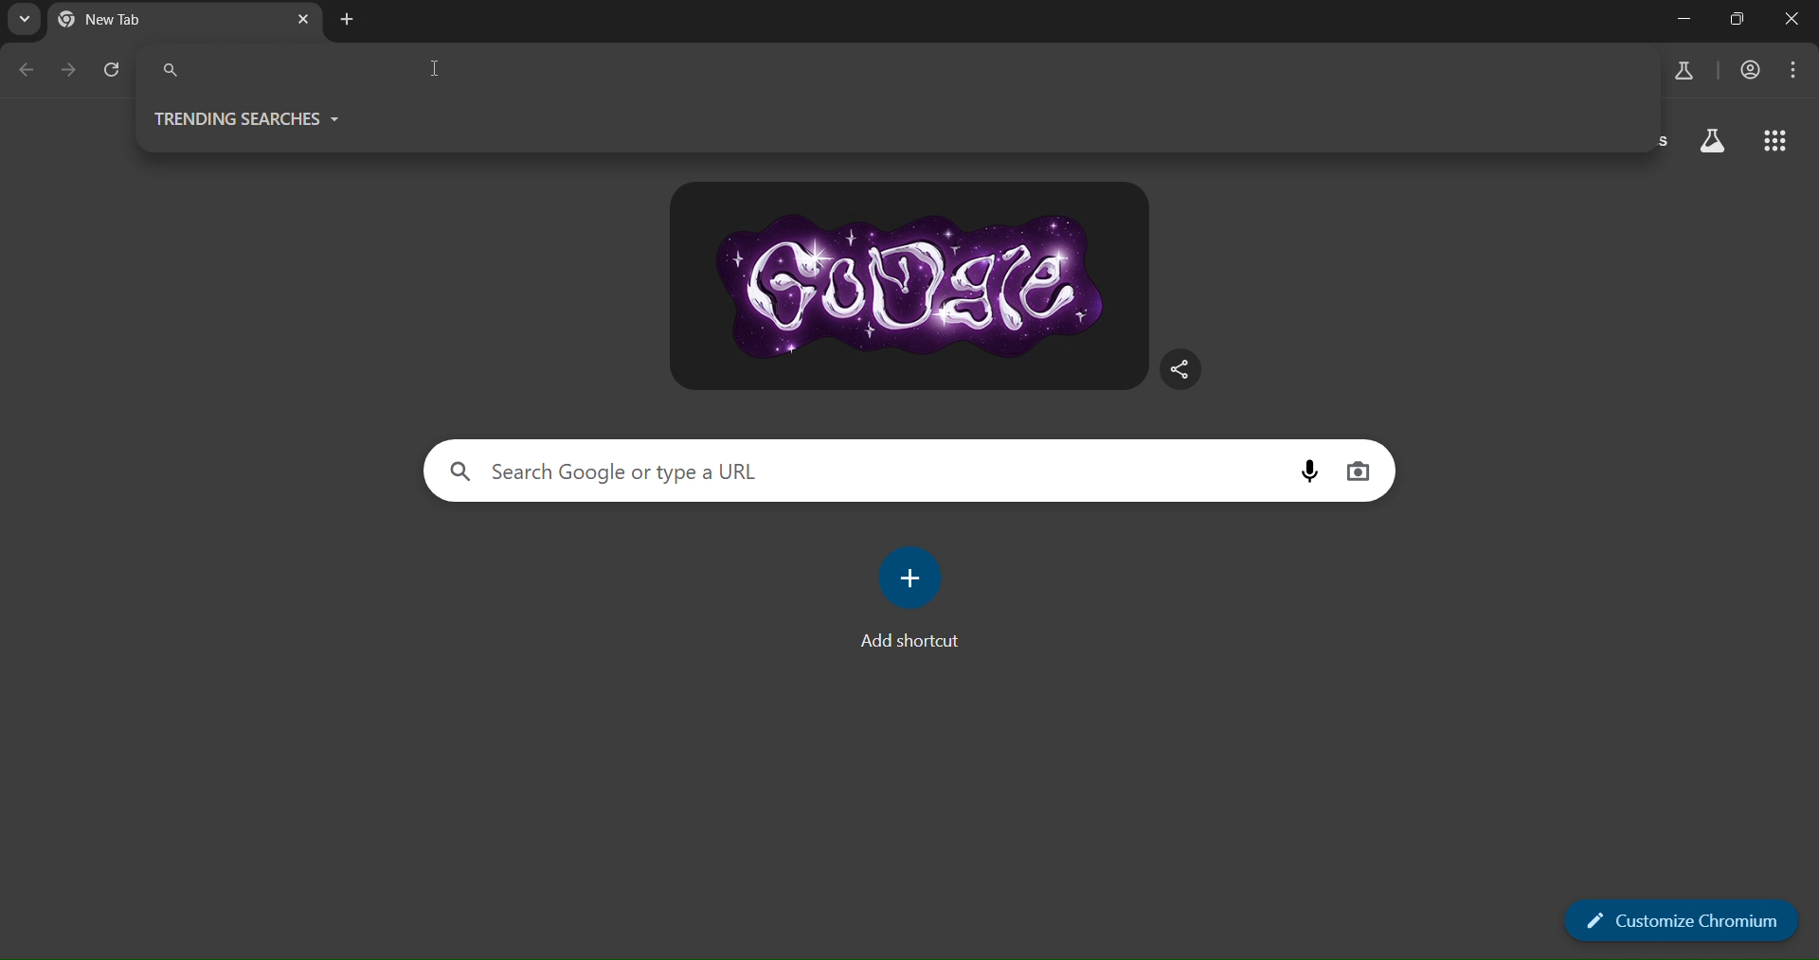  Describe the element at coordinates (1306, 471) in the screenshot. I see `voice search` at that location.